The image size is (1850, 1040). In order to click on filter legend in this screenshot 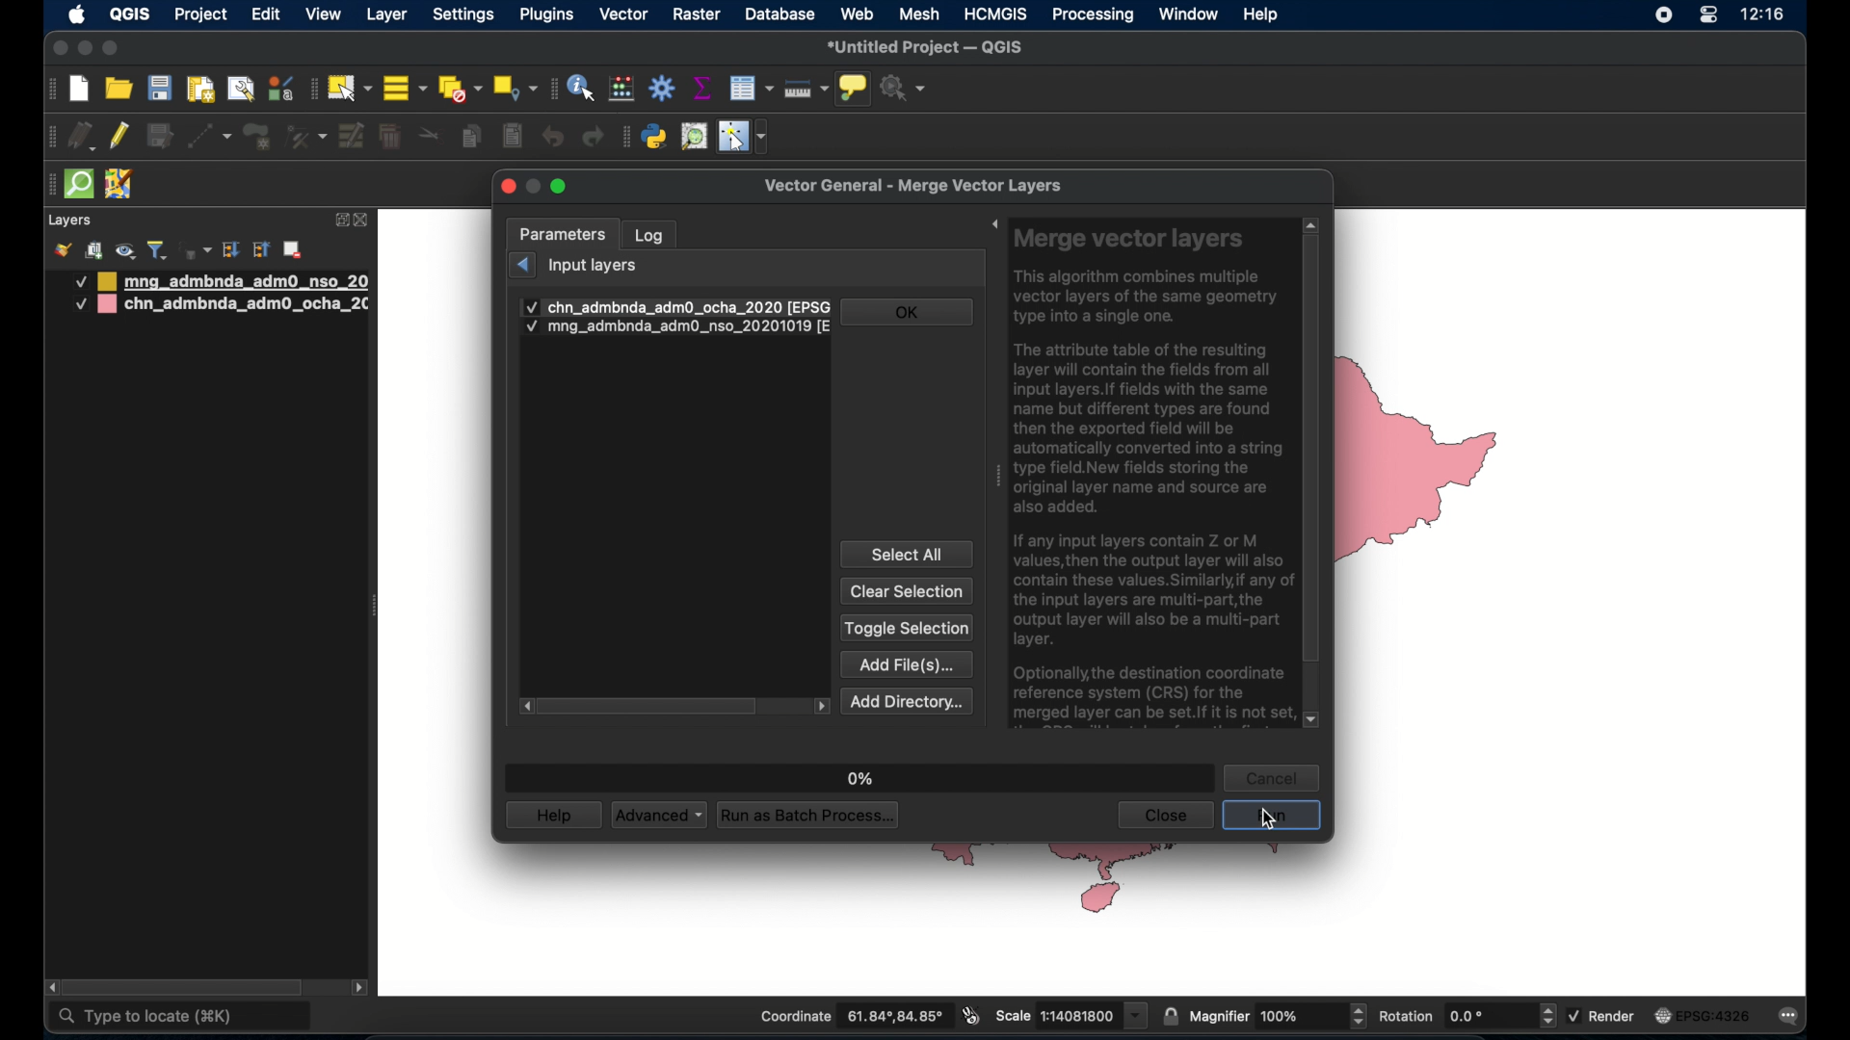, I will do `click(157, 250)`.